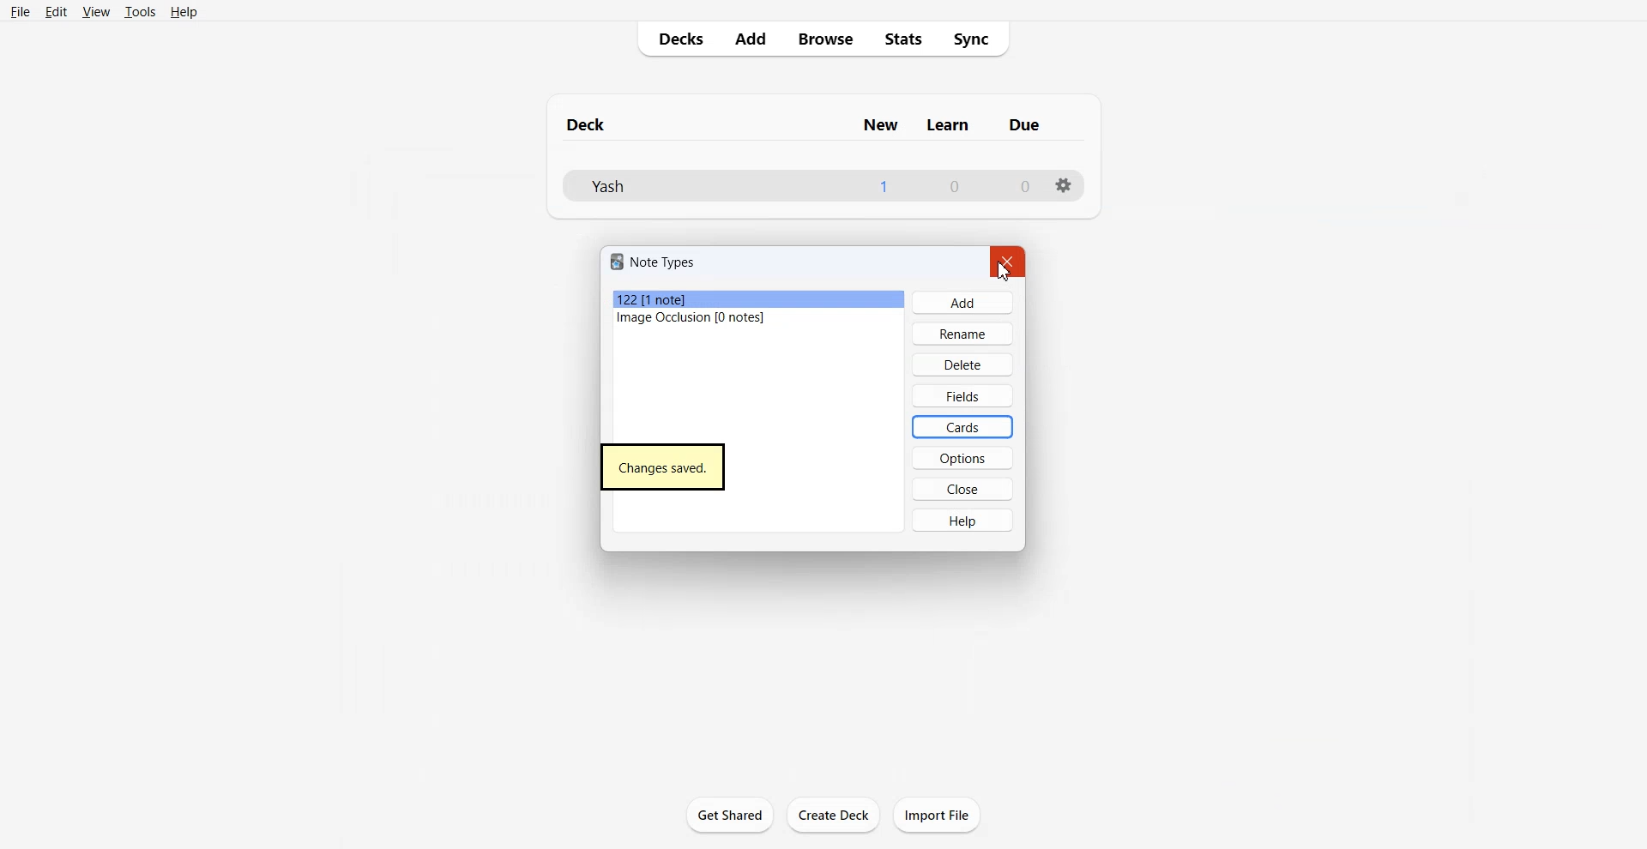  Describe the element at coordinates (962, 395) in the screenshot. I see `Fields` at that location.